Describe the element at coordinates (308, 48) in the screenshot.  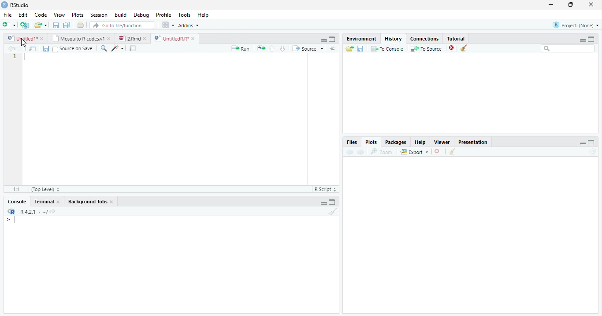
I see `Source` at that location.